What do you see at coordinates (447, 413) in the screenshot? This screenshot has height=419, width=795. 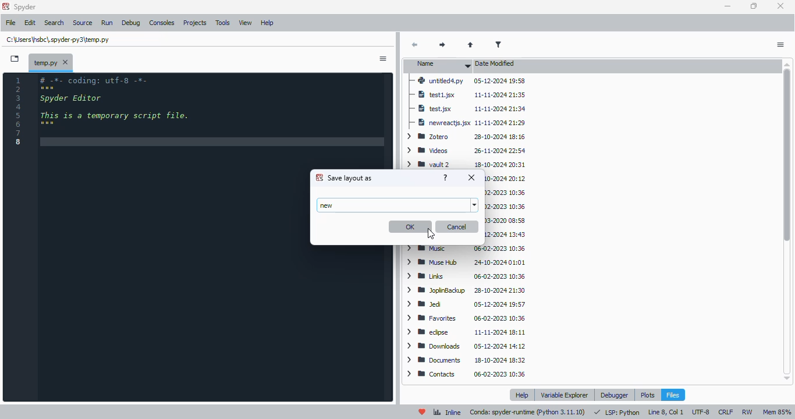 I see `inline` at bounding box center [447, 413].